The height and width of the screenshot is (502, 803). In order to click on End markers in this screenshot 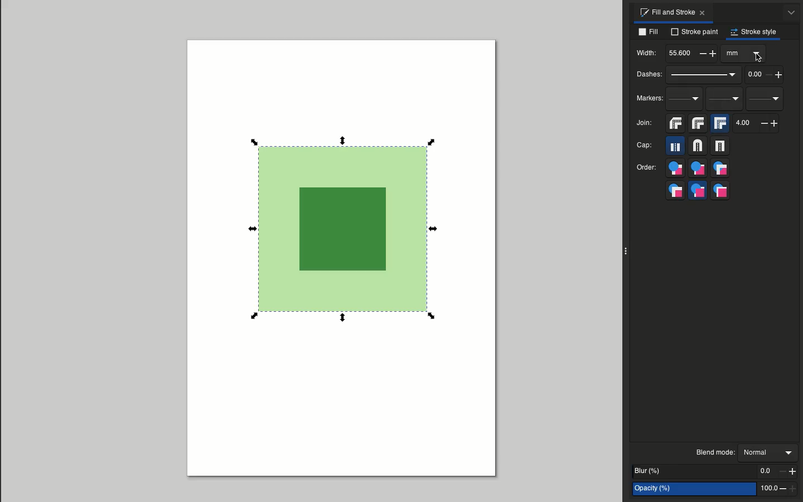, I will do `click(764, 100)`.